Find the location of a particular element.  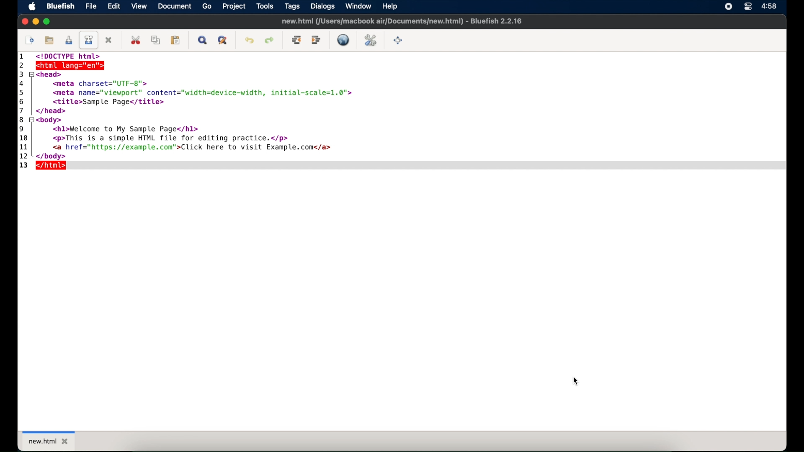

cut is located at coordinates (137, 40).